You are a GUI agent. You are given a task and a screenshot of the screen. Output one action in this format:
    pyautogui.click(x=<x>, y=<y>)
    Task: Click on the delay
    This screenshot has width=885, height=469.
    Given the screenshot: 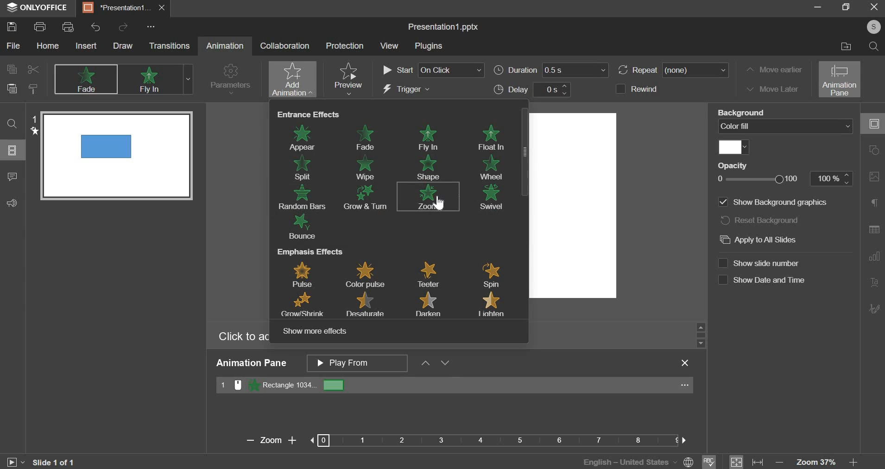 What is the action you would take?
    pyautogui.click(x=534, y=90)
    